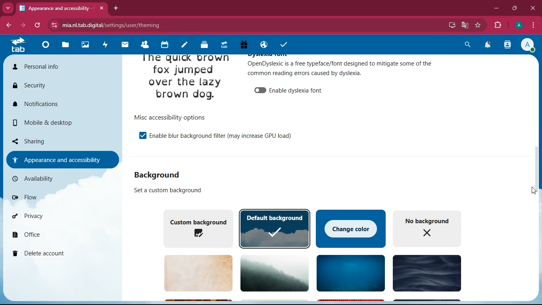 The image size is (542, 305). I want to click on home, so click(44, 47).